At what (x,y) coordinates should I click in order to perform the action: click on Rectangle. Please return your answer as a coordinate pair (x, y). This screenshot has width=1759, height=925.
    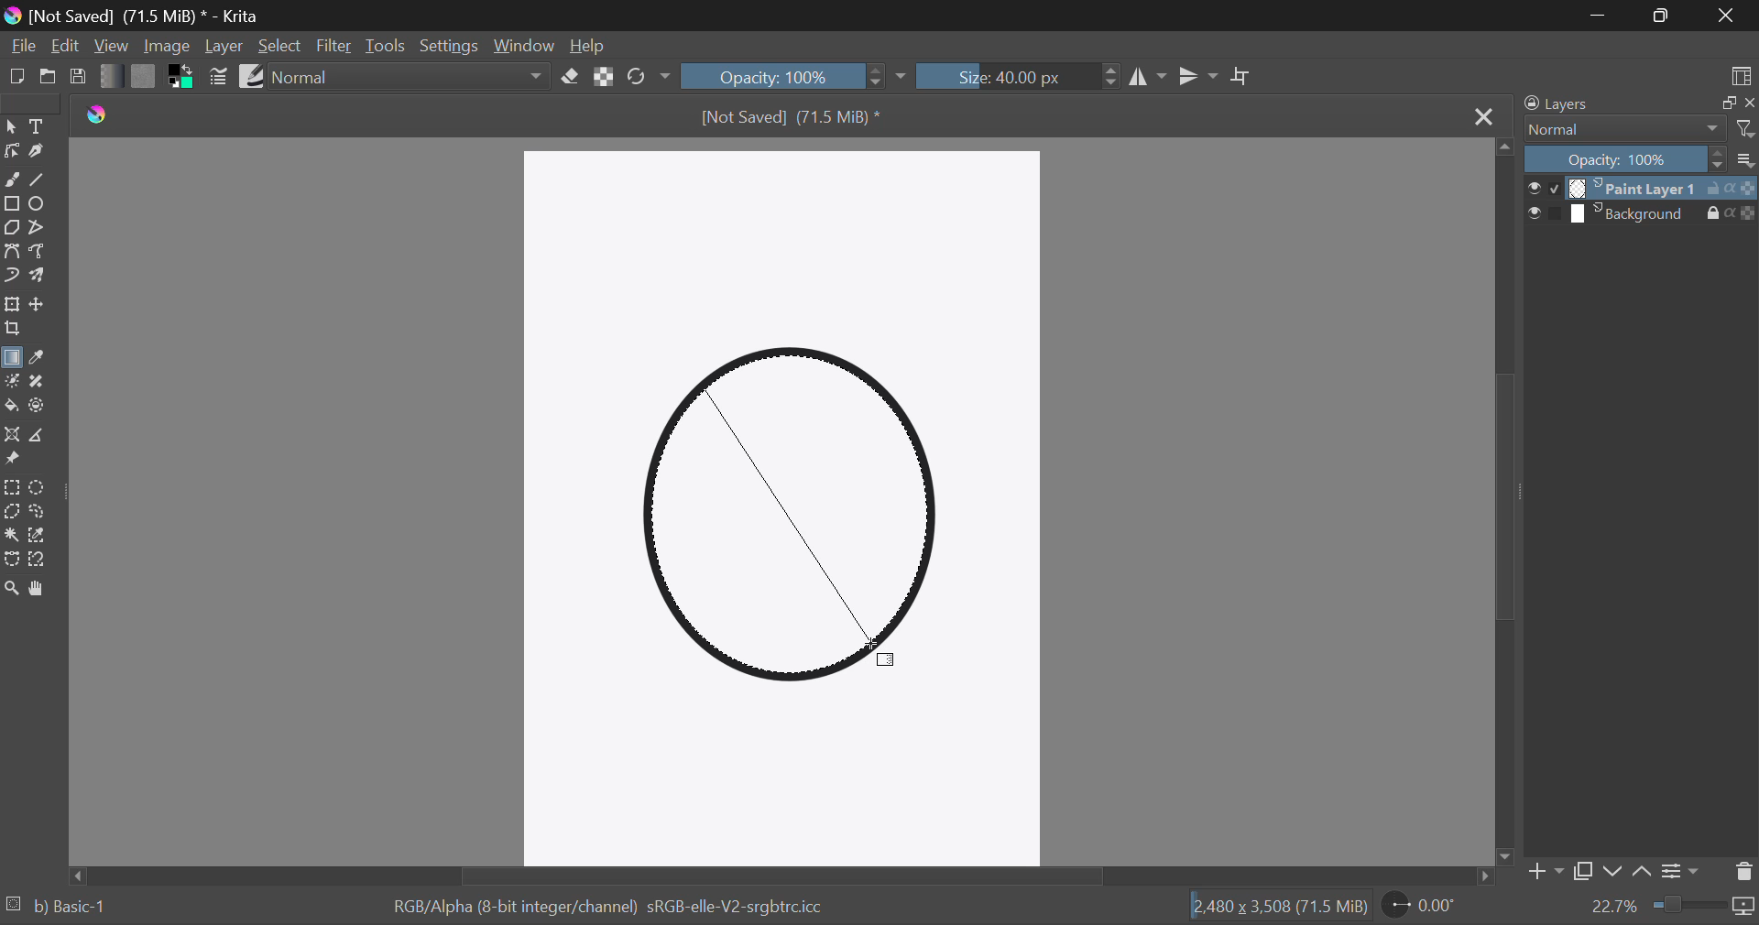
    Looking at the image, I should click on (13, 206).